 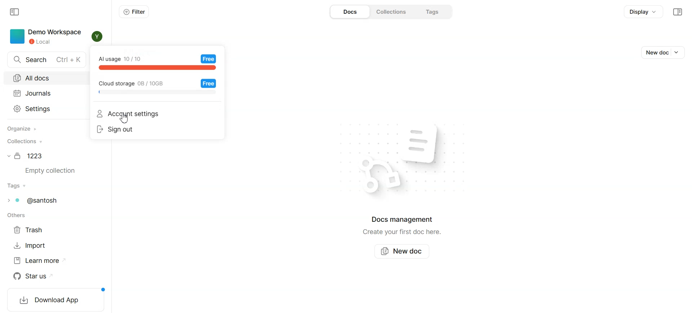 What do you see at coordinates (209, 83) in the screenshot?
I see `Free` at bounding box center [209, 83].